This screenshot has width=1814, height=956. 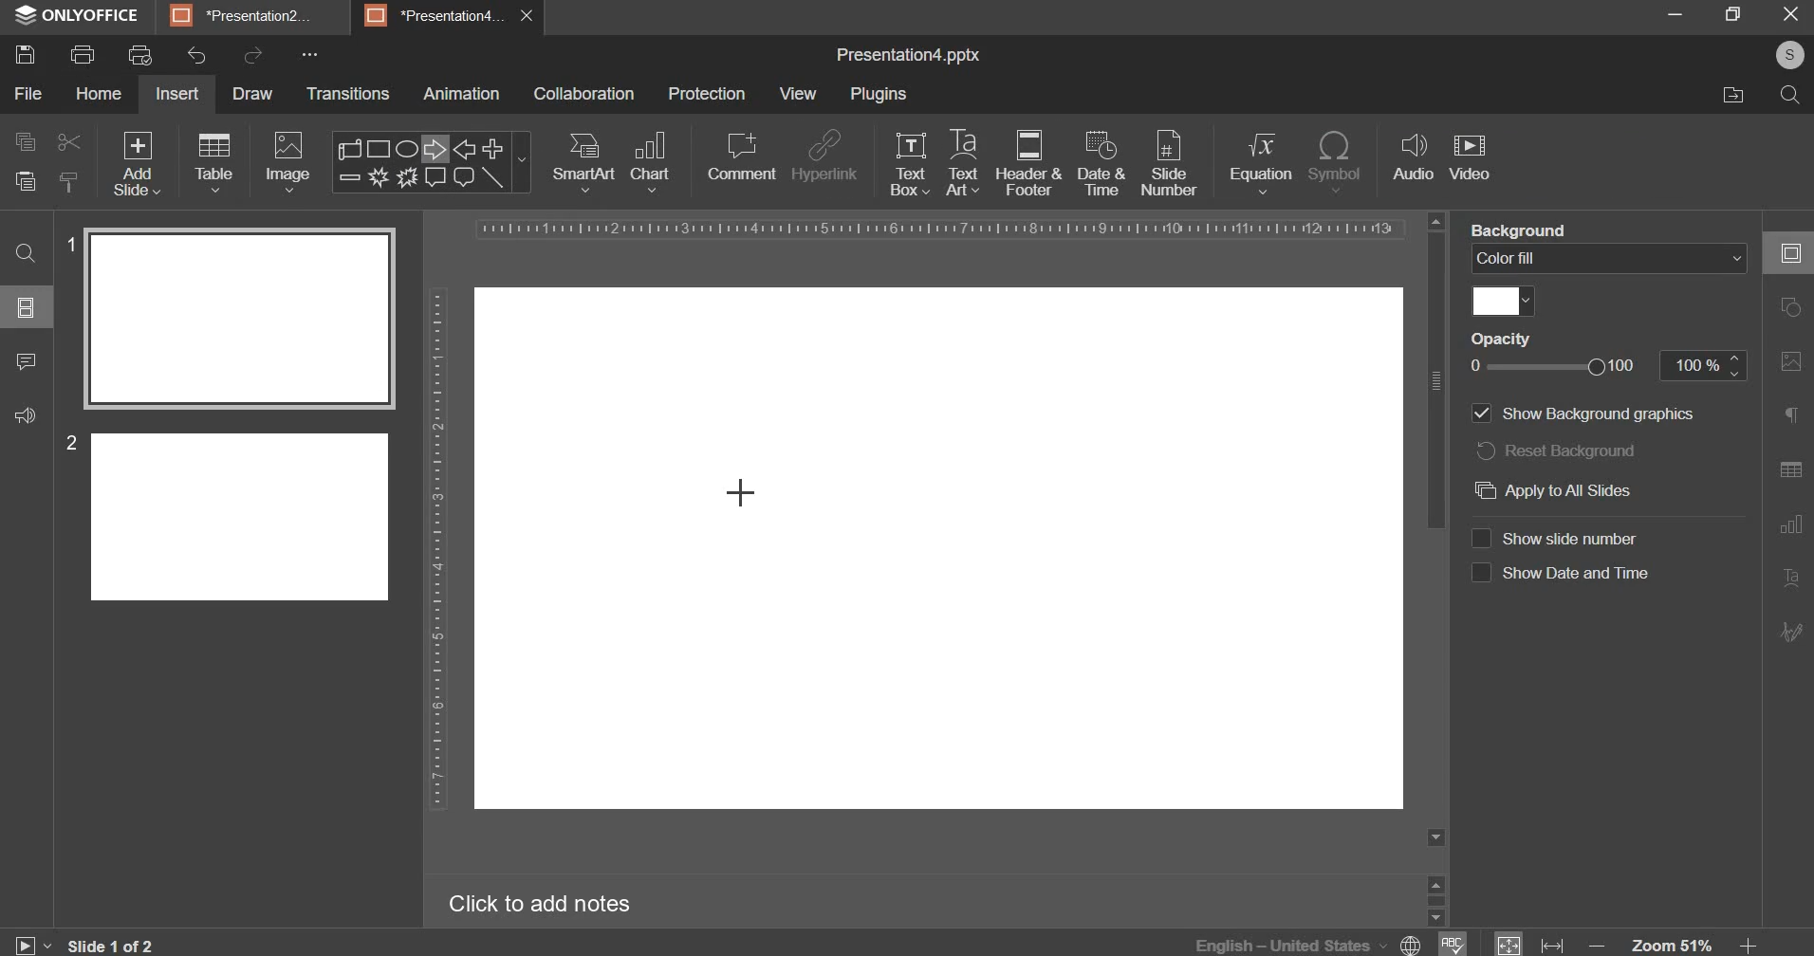 What do you see at coordinates (80, 16) in the screenshot?
I see `® ONLYOFFICE` at bounding box center [80, 16].